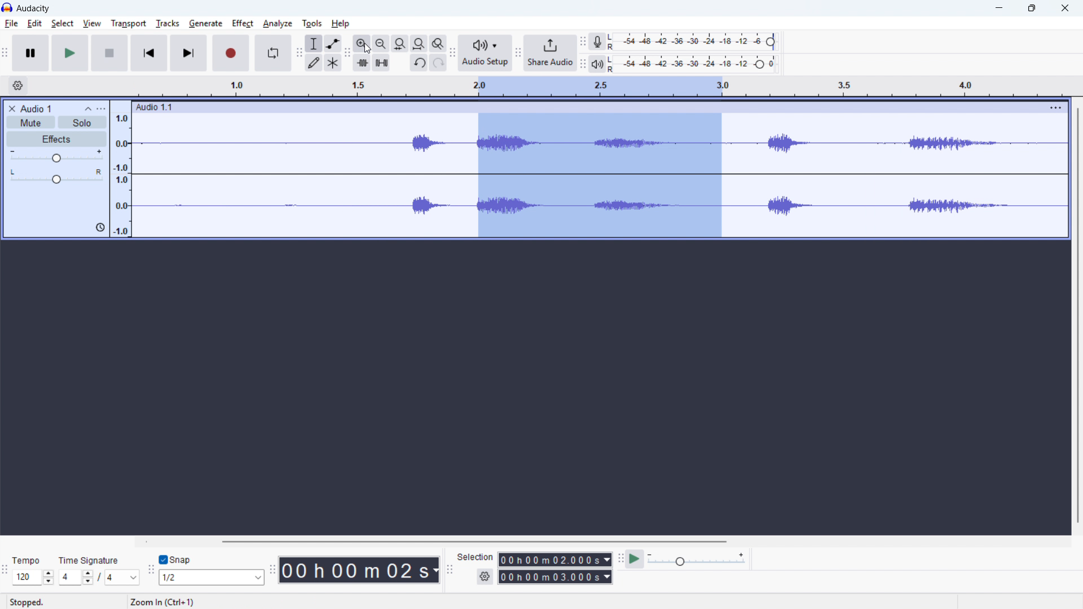 The image size is (1083, 609). What do you see at coordinates (582, 64) in the screenshot?
I see `Playback metre toolbar` at bounding box center [582, 64].